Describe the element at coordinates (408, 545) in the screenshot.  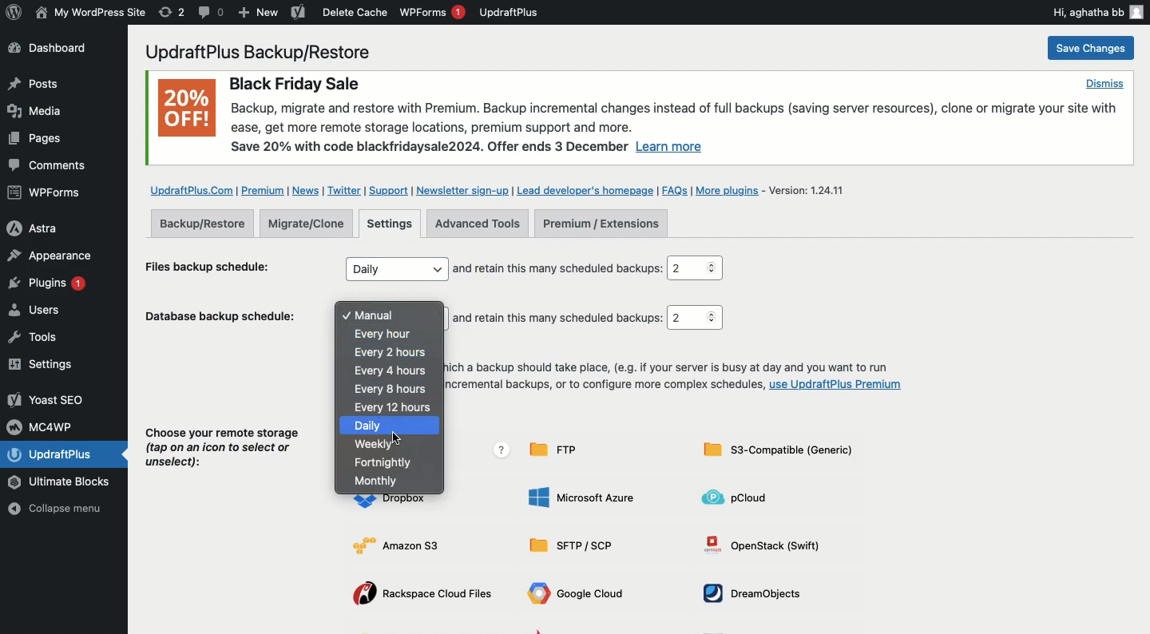
I see `Amazon S3` at that location.